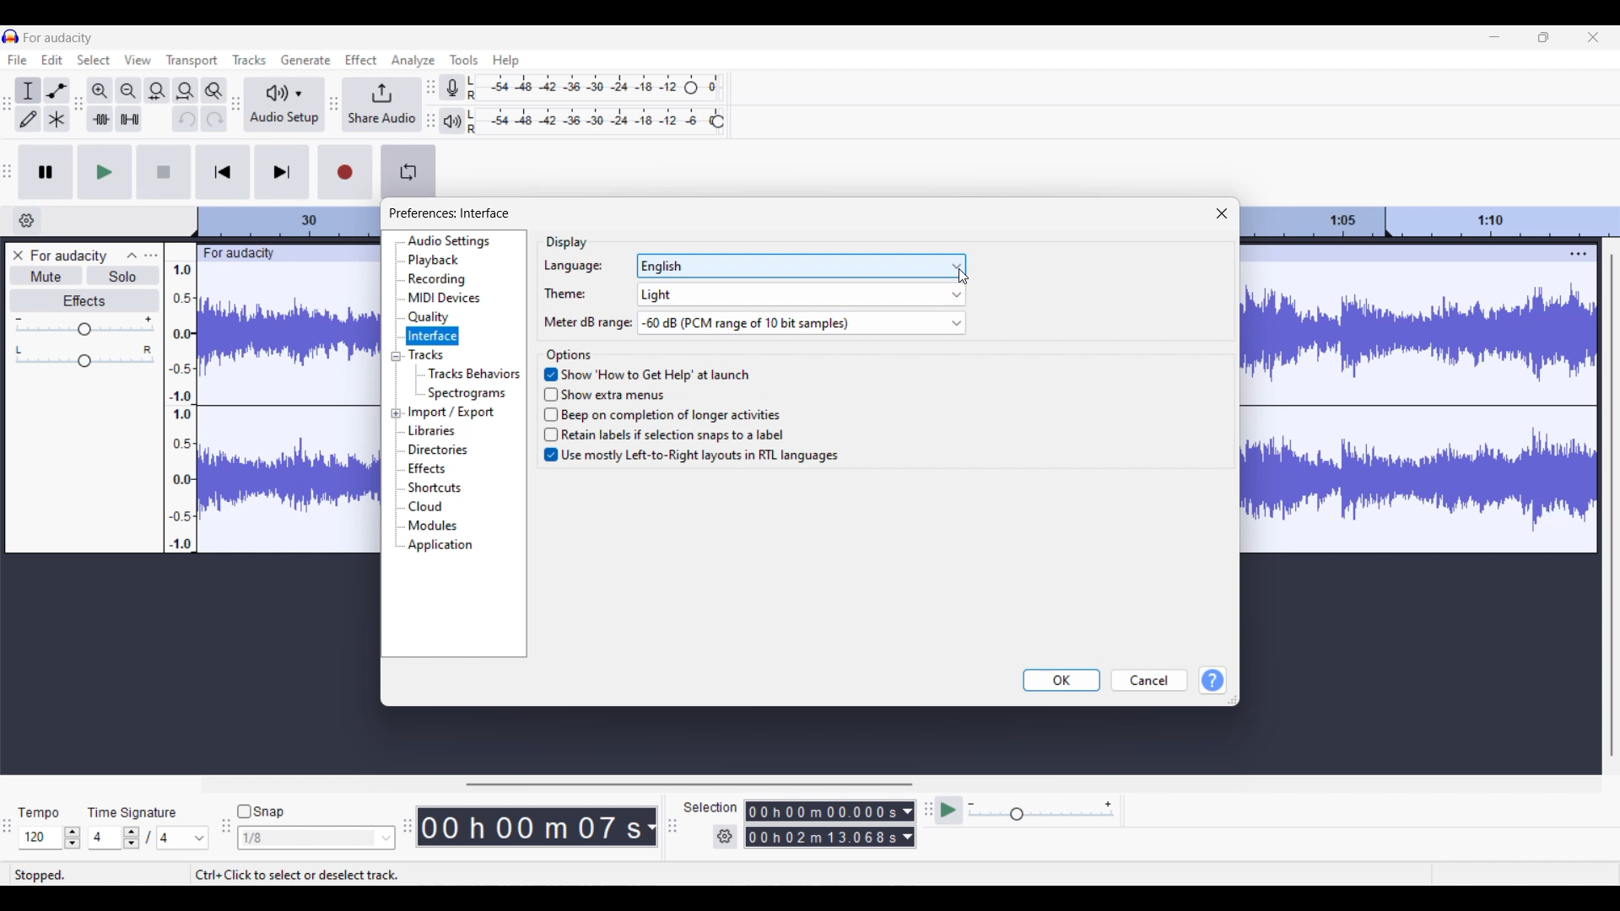 The image size is (1620, 911). What do you see at coordinates (1579, 253) in the screenshot?
I see `Track settings` at bounding box center [1579, 253].